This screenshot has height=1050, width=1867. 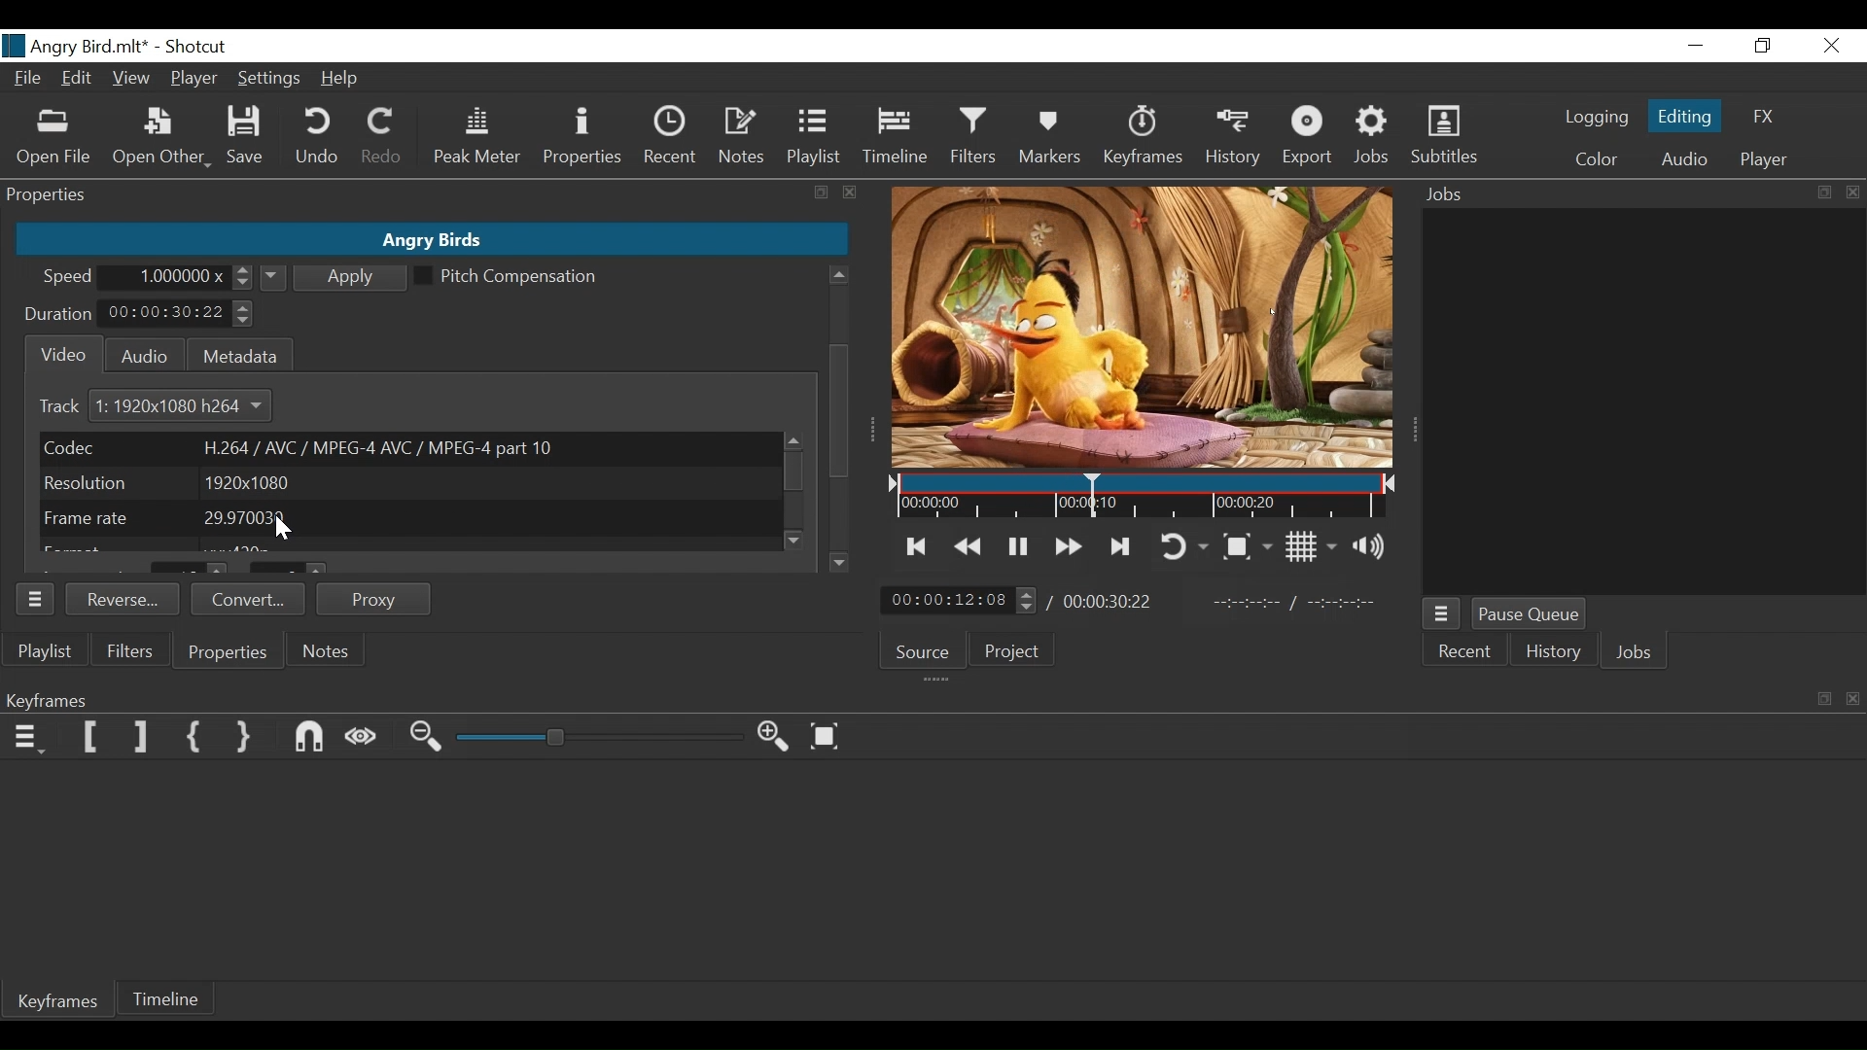 I want to click on Save, so click(x=246, y=136).